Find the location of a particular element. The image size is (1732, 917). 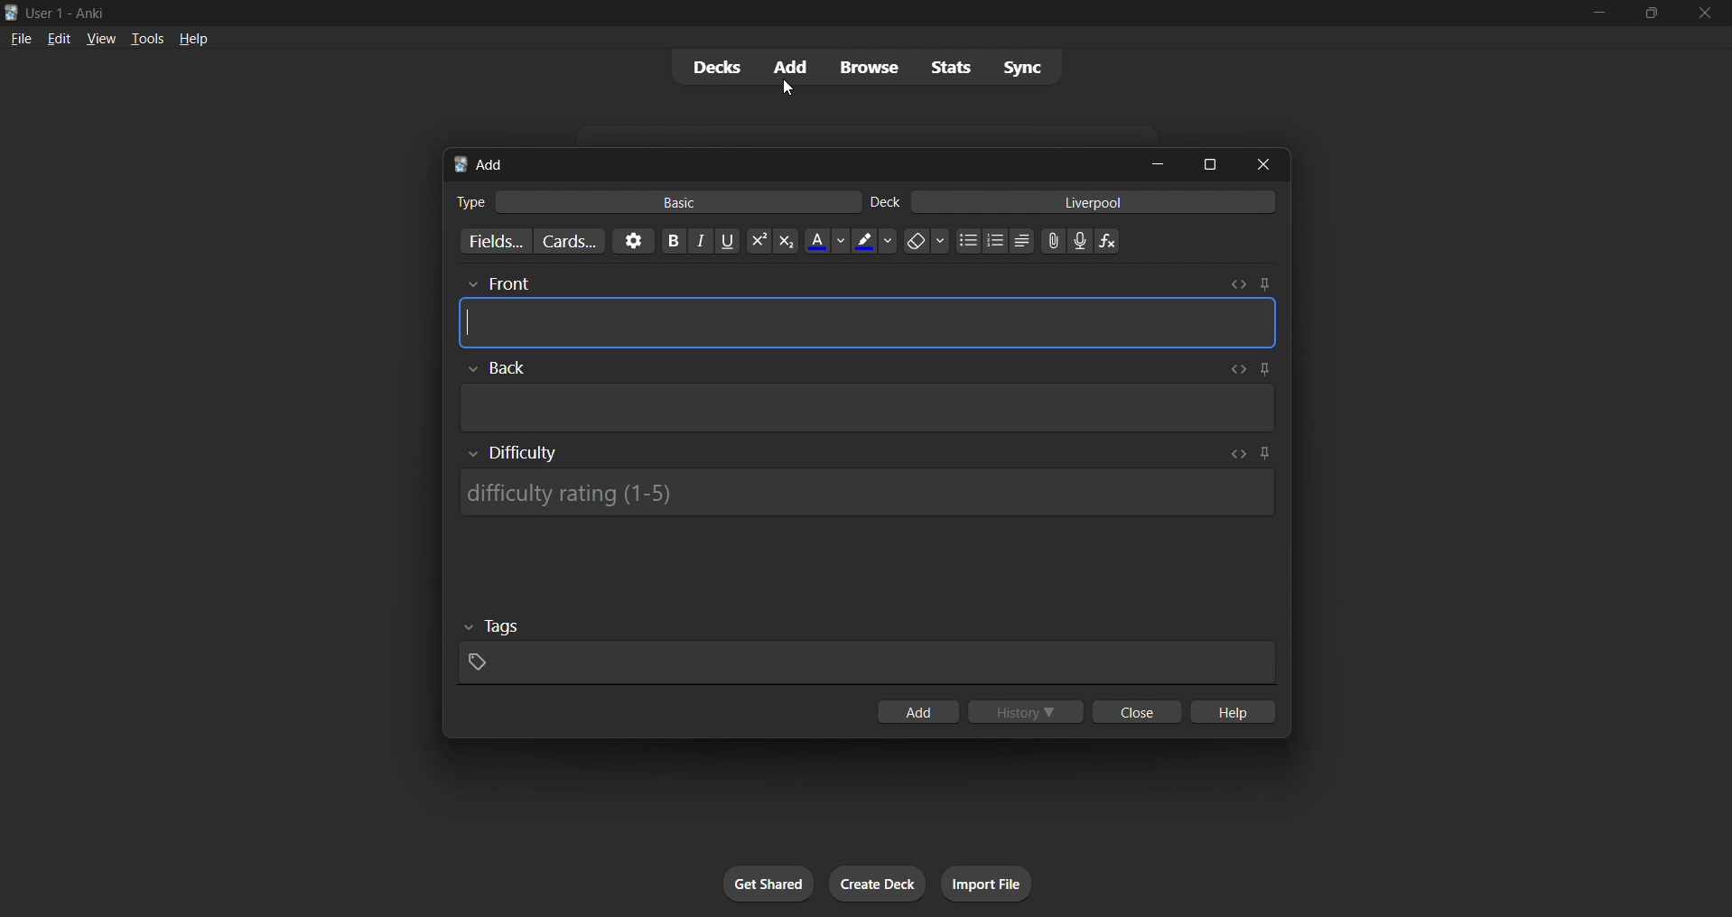

text highlight color is located at coordinates (874, 240).